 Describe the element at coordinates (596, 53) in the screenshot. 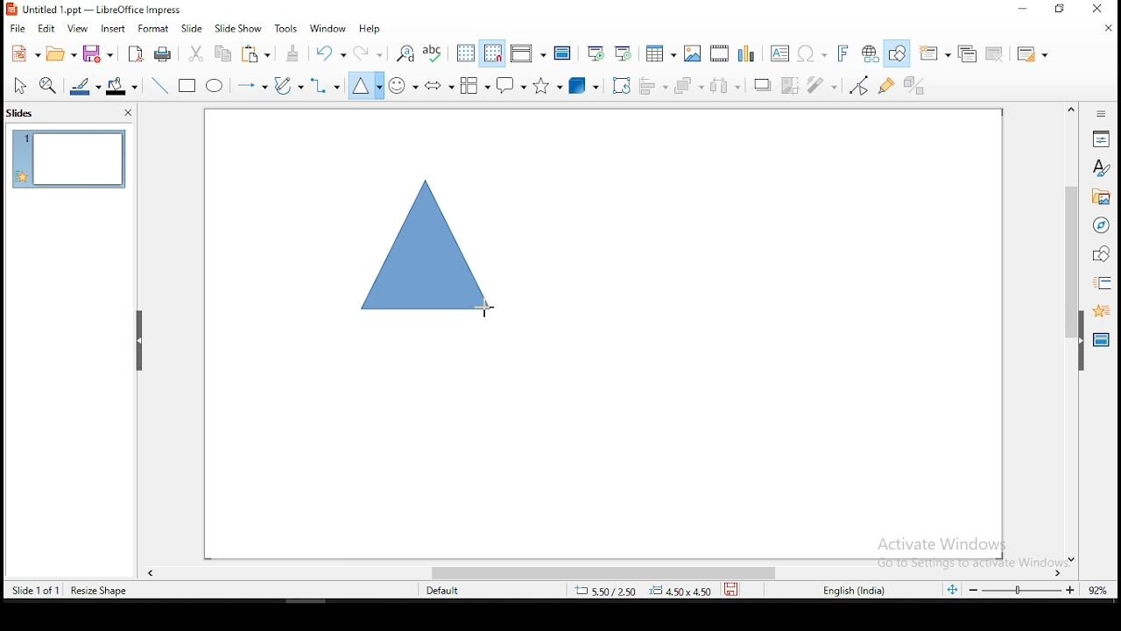

I see `start from first slide` at that location.